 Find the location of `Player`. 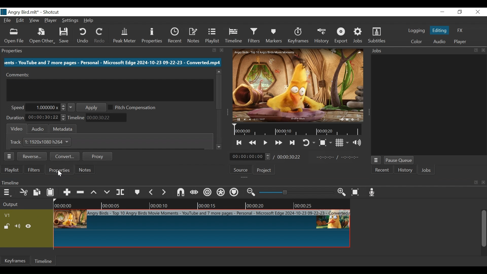

Player is located at coordinates (460, 41).